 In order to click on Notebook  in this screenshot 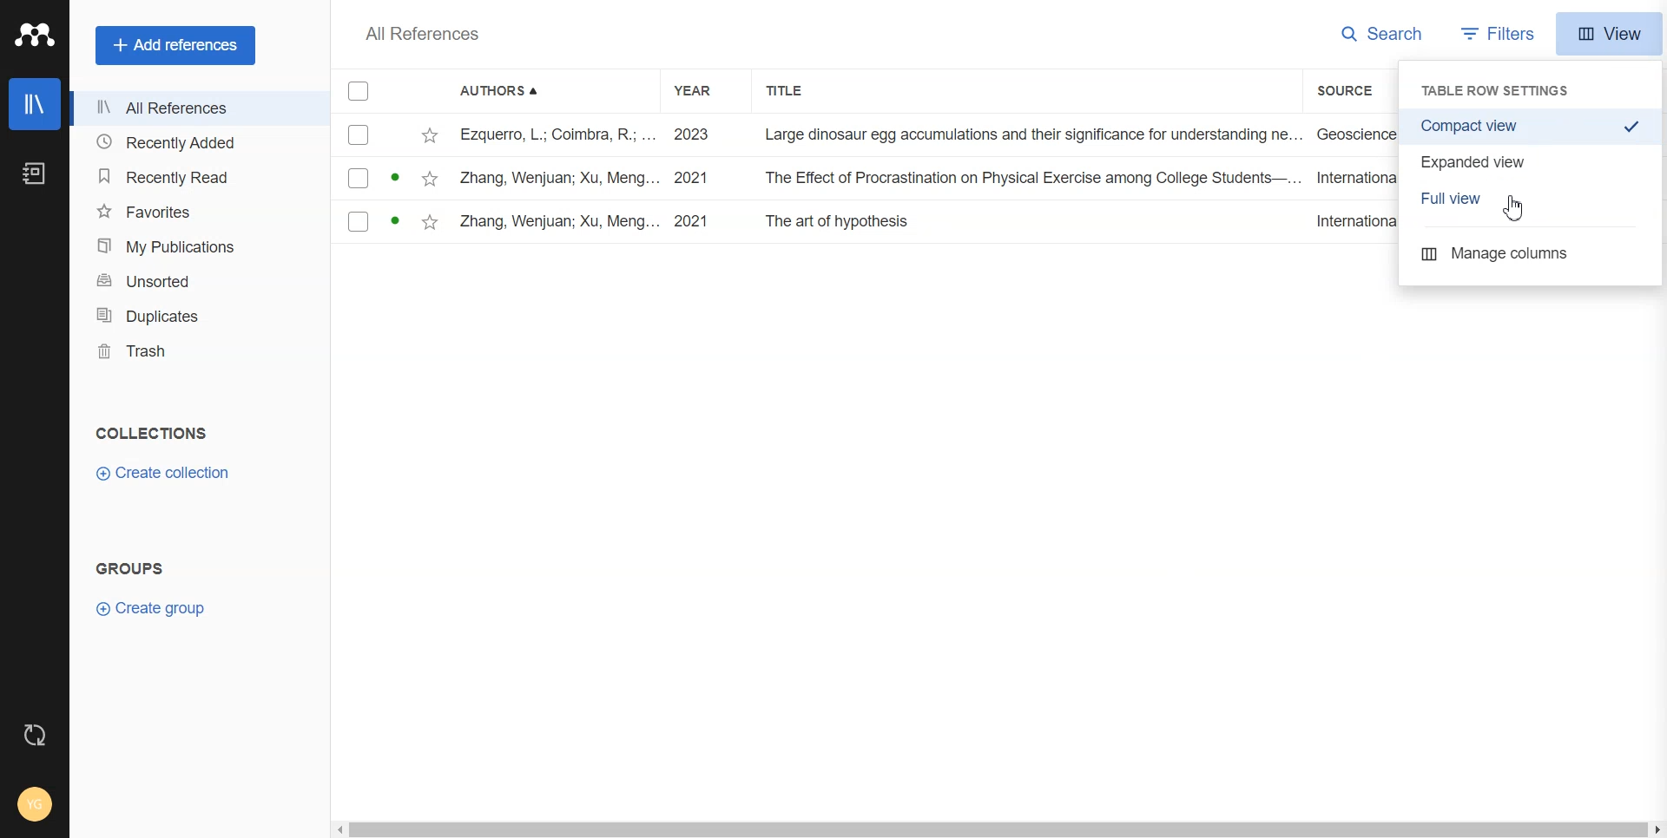, I will do `click(36, 174)`.